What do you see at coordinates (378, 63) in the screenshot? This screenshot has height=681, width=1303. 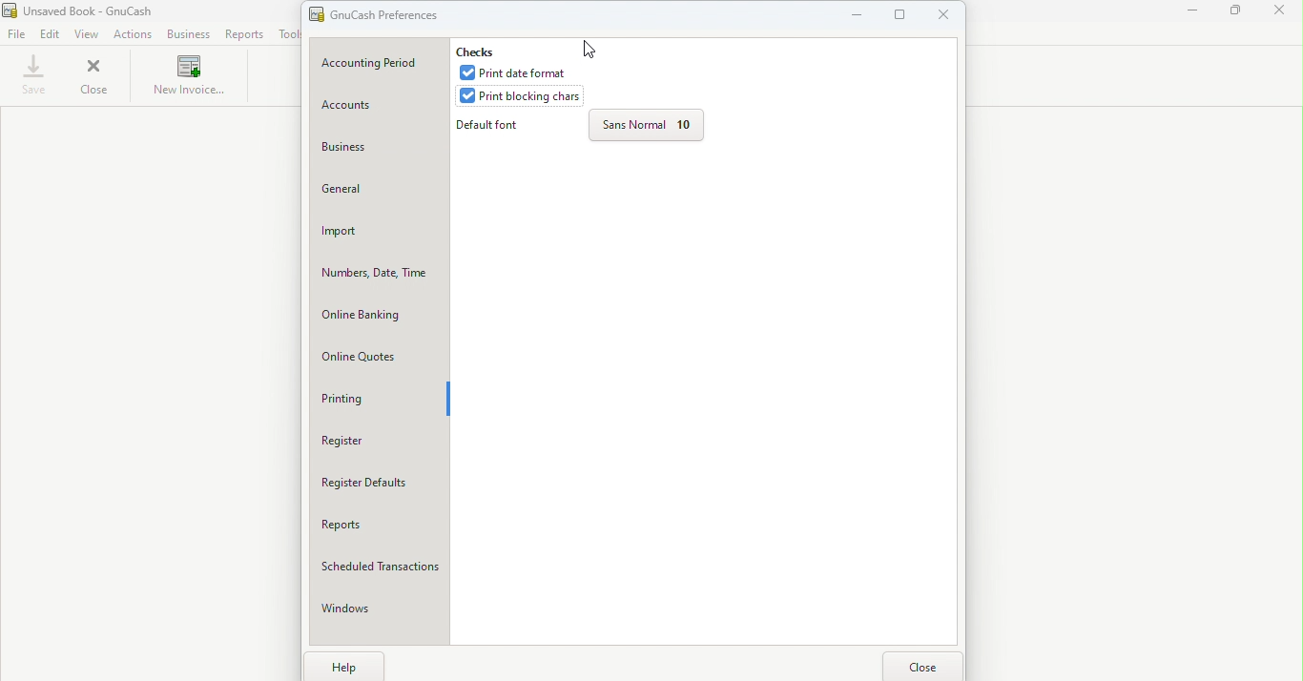 I see `Accounting period` at bounding box center [378, 63].